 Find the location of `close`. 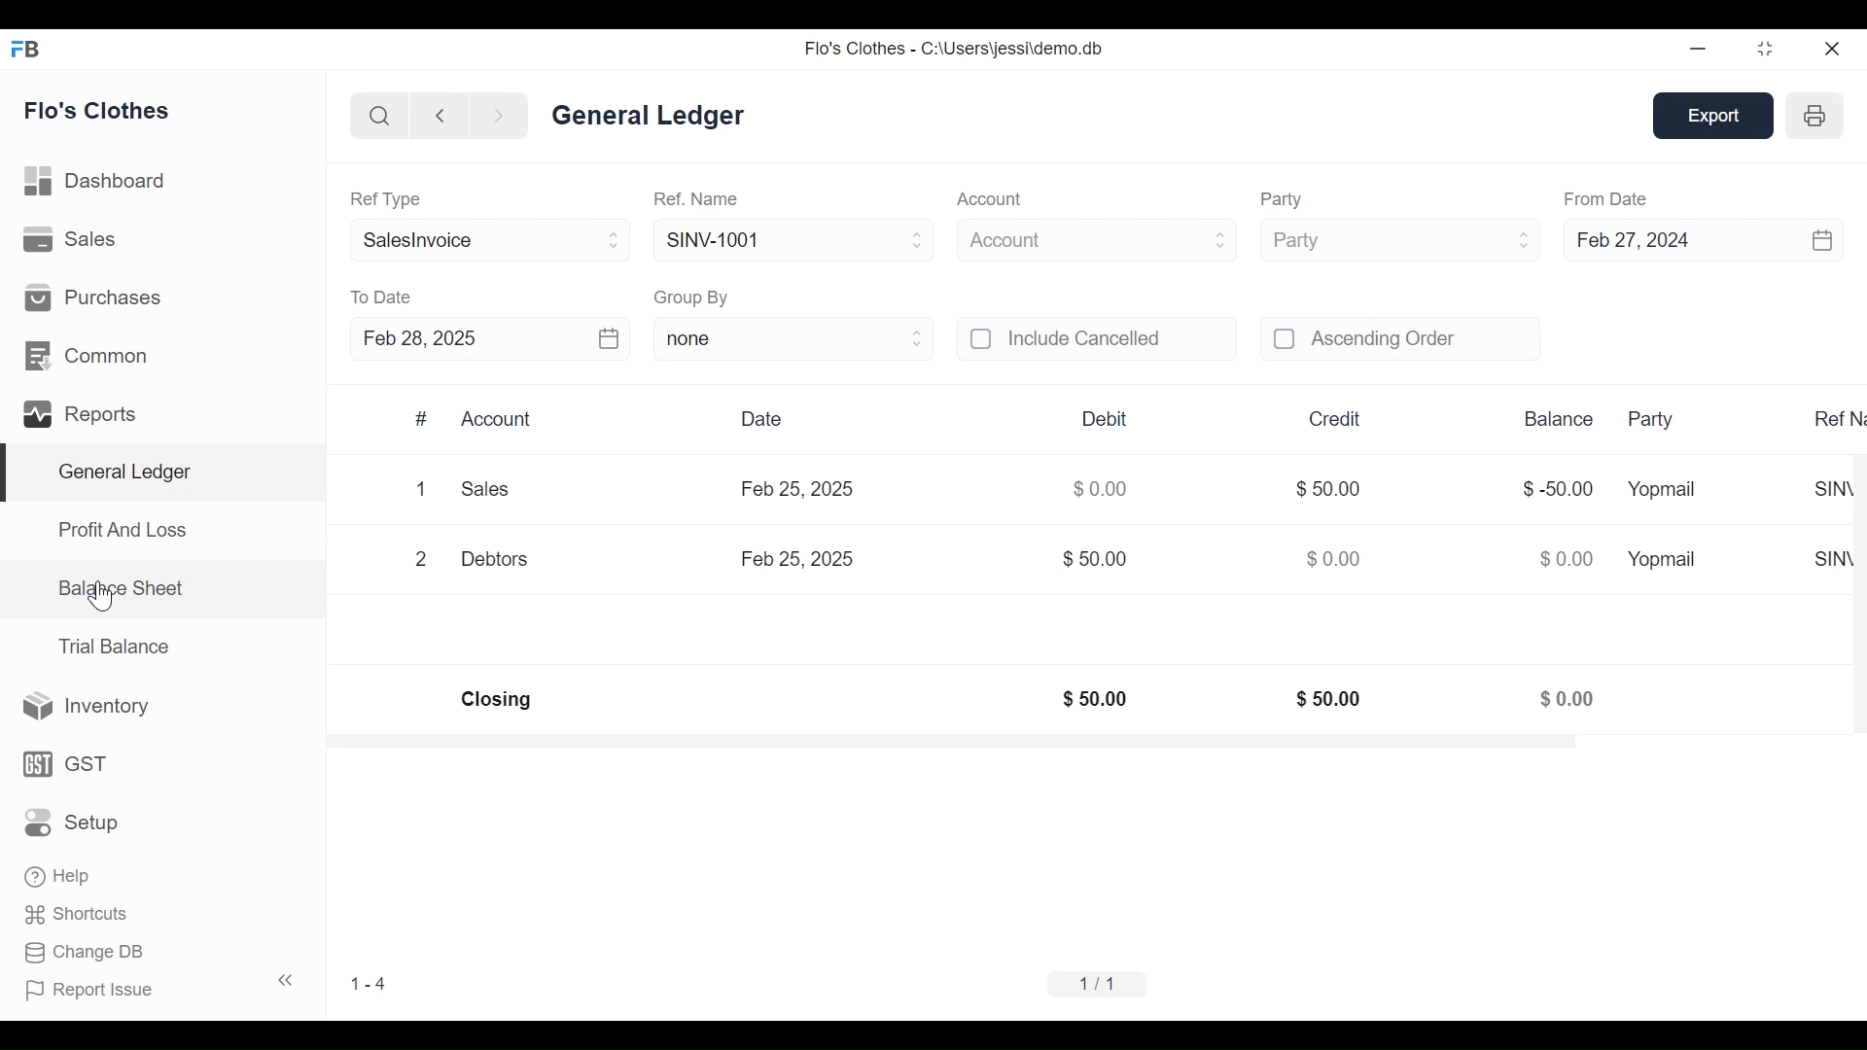

close is located at coordinates (1834, 48).